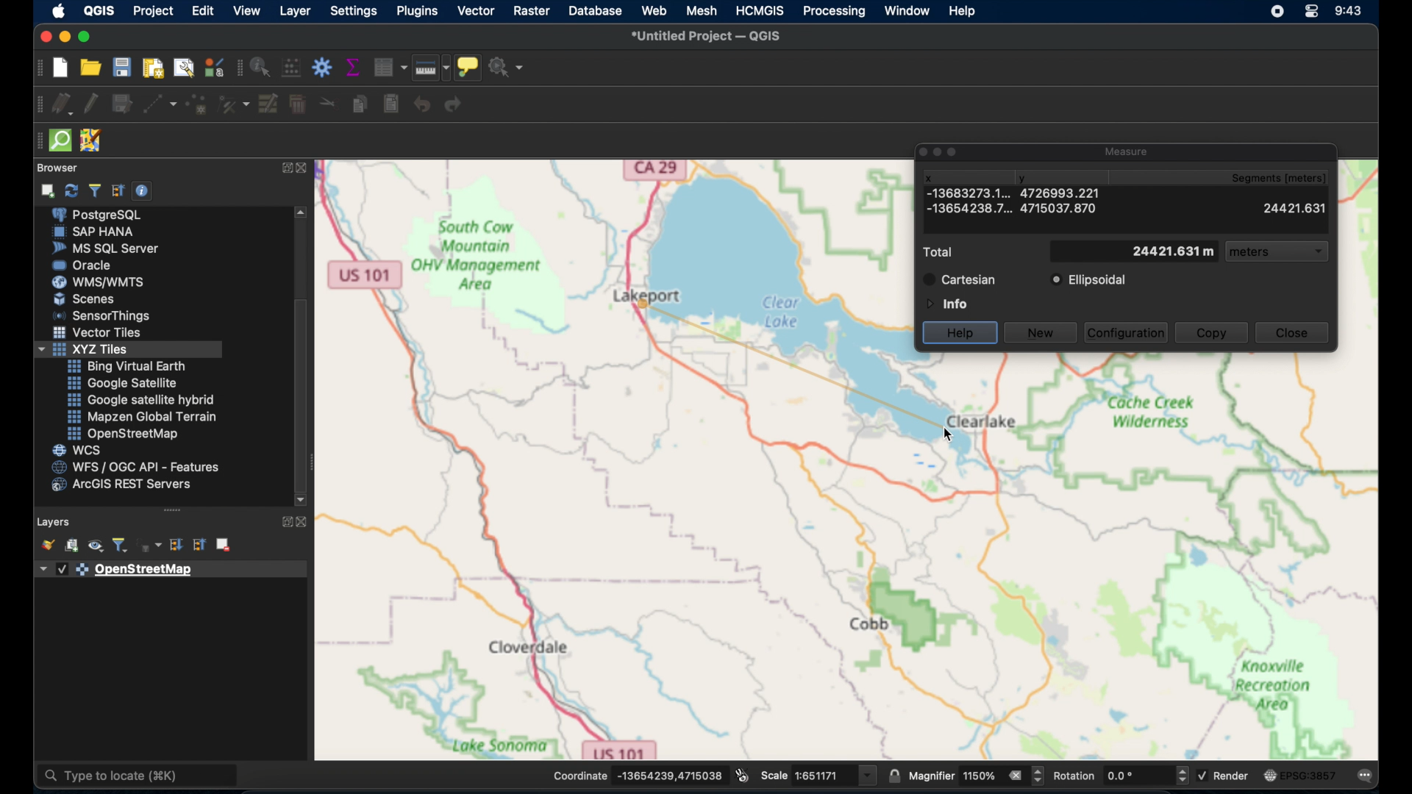  What do you see at coordinates (126, 366) in the screenshot?
I see `bing virtual earth` at bounding box center [126, 366].